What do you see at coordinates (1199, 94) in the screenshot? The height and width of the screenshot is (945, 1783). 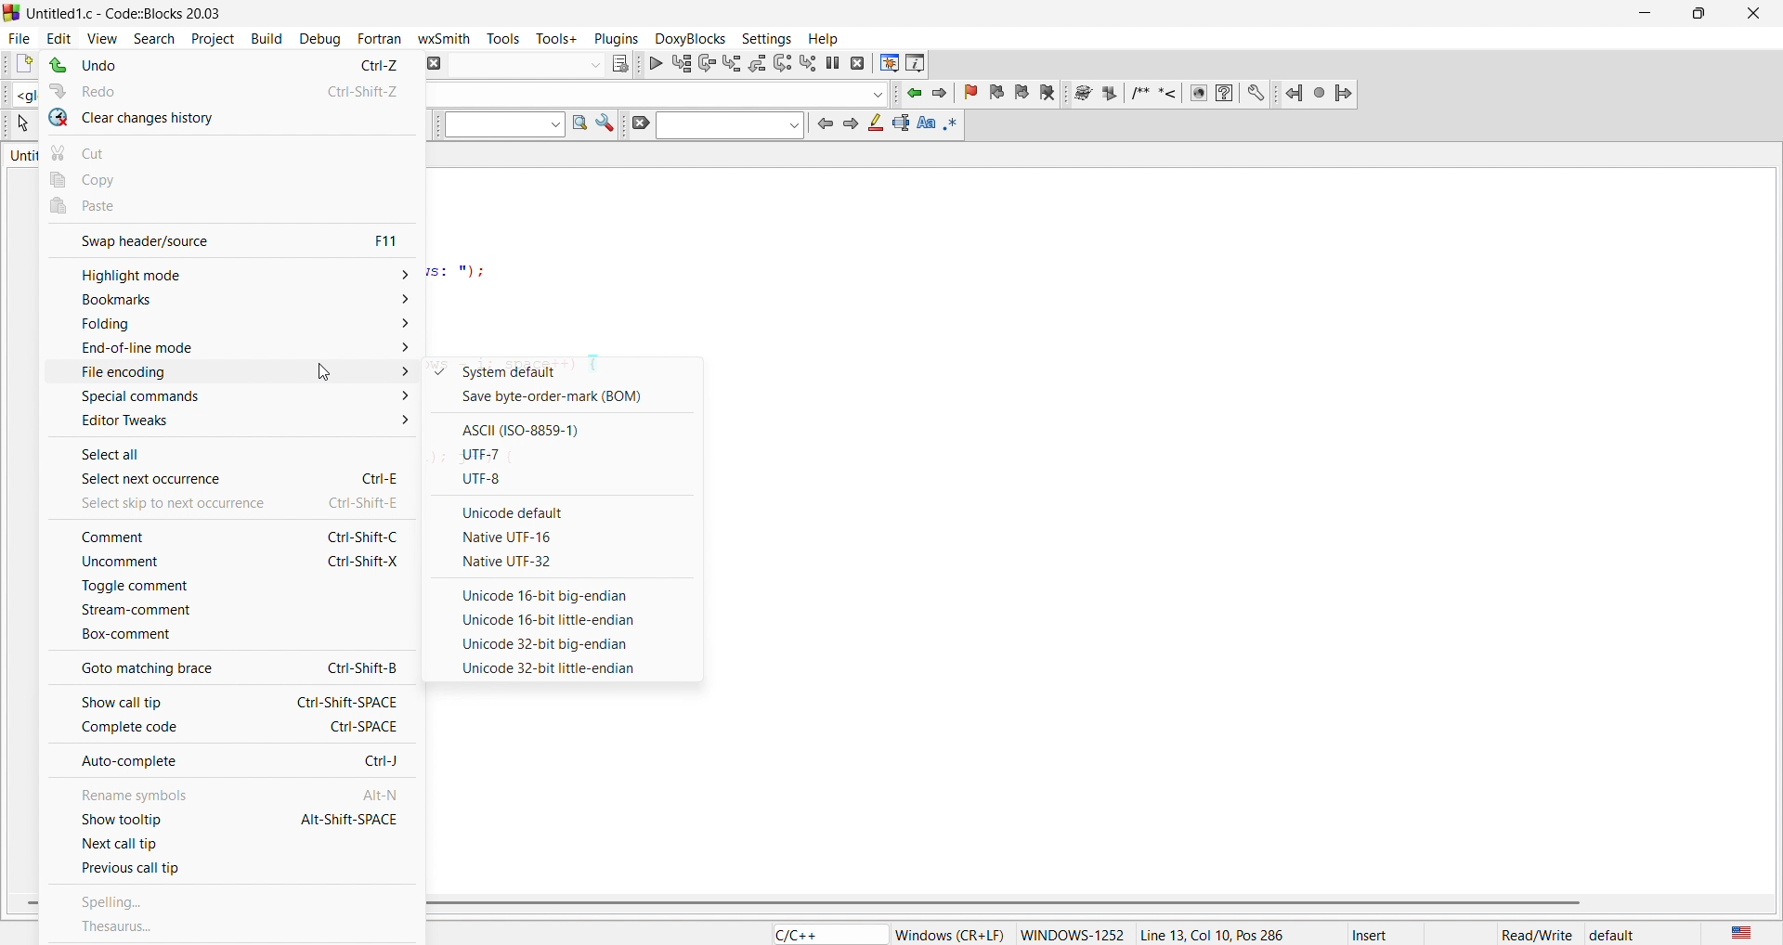 I see `web` at bounding box center [1199, 94].